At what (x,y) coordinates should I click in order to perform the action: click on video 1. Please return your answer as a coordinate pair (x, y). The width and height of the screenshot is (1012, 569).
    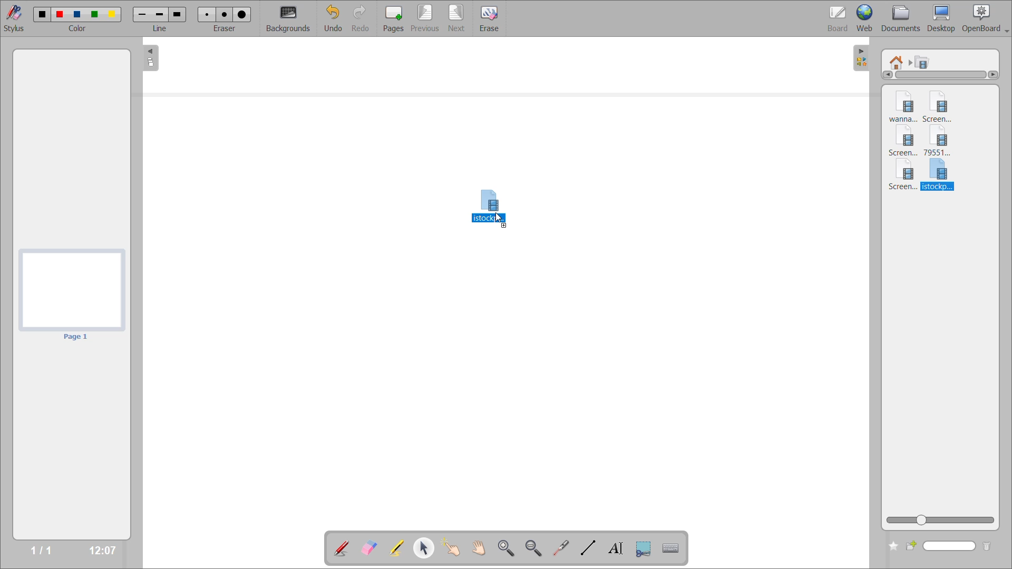
    Looking at the image, I should click on (902, 104).